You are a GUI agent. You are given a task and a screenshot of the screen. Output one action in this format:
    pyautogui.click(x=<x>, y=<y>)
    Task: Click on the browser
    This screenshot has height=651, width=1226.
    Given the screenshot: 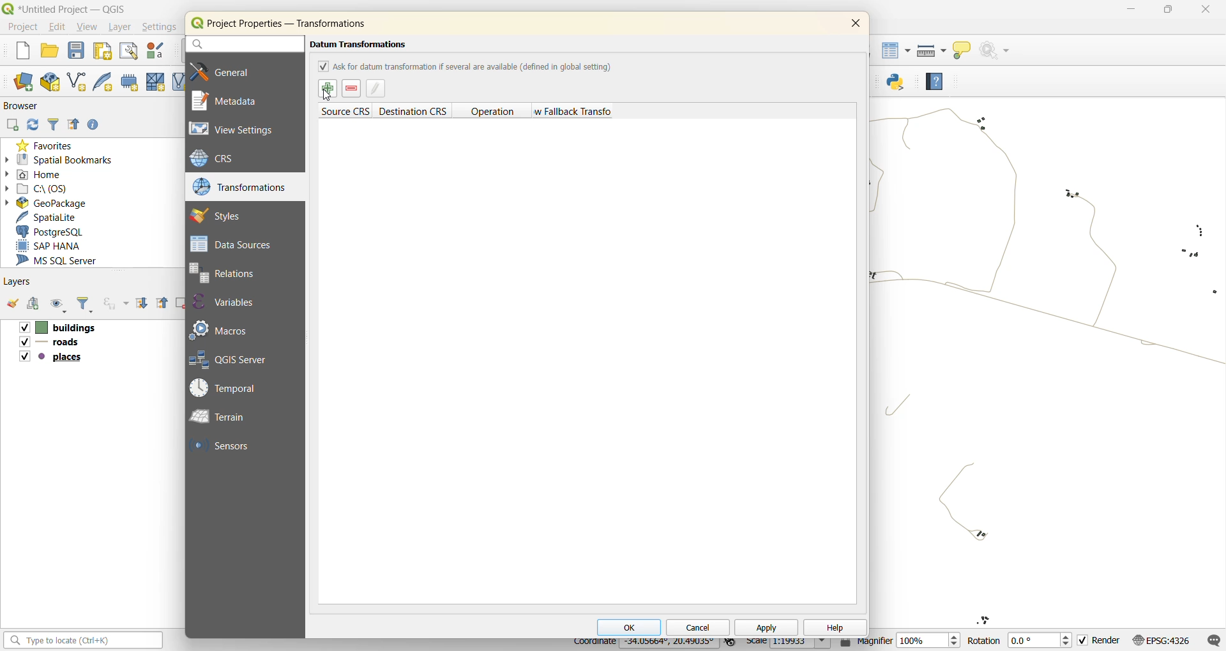 What is the action you would take?
    pyautogui.click(x=26, y=108)
    